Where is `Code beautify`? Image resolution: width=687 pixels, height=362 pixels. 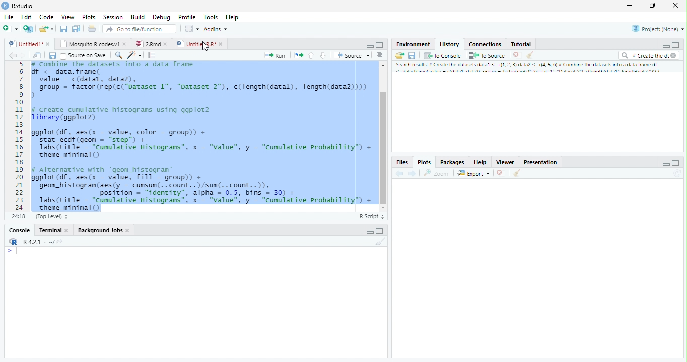 Code beautify is located at coordinates (135, 55).